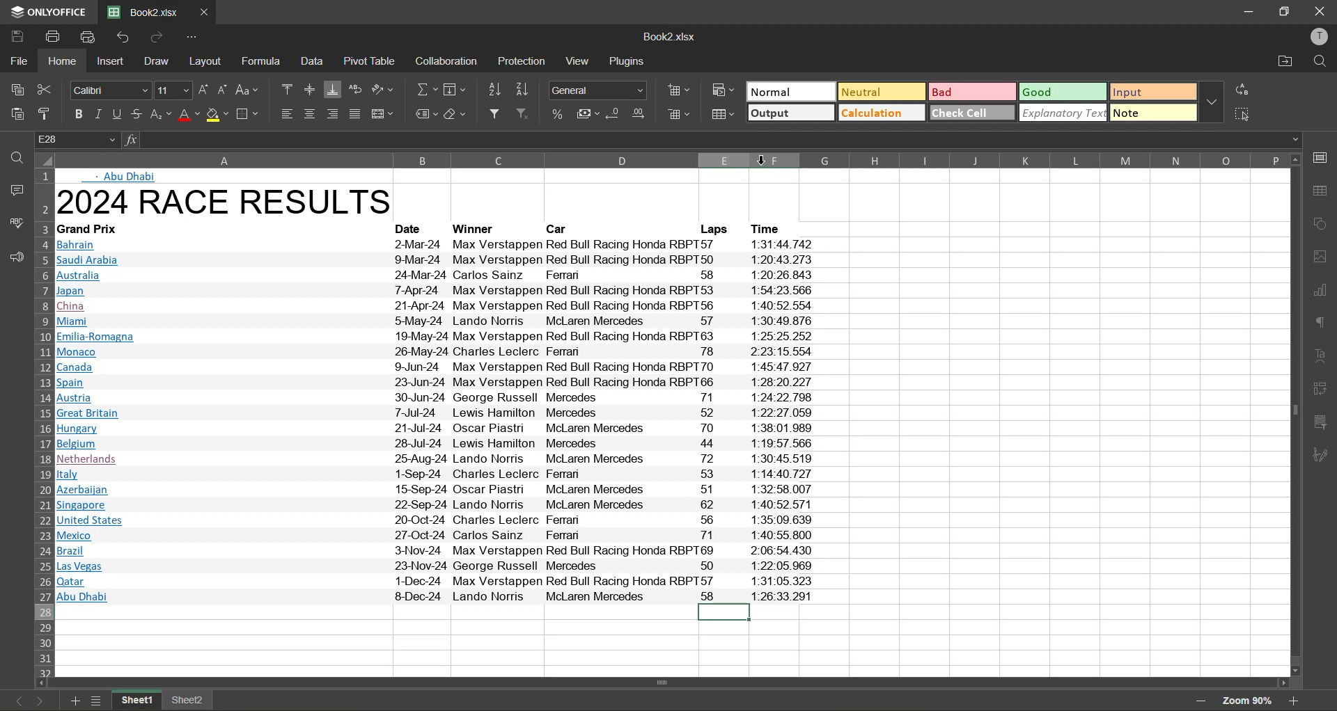  What do you see at coordinates (438, 398) in the screenshot?
I see `B Austria 30-Jun-24 George Russell Mercedes 71 1:24:22 798` at bounding box center [438, 398].